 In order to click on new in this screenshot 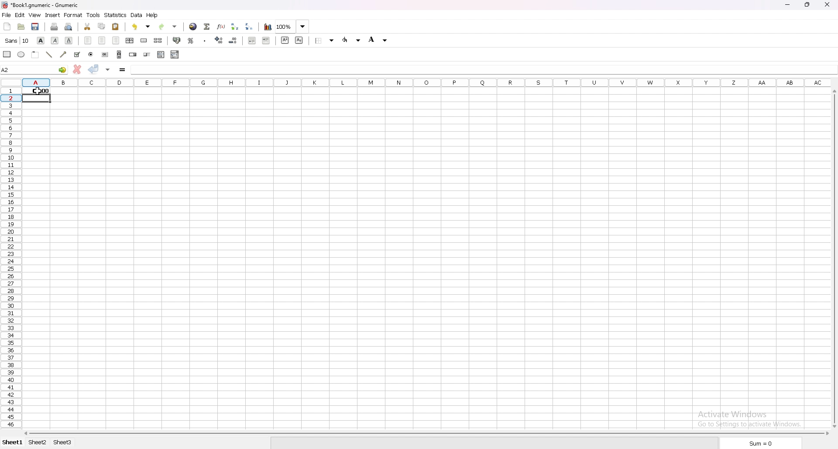, I will do `click(7, 27)`.